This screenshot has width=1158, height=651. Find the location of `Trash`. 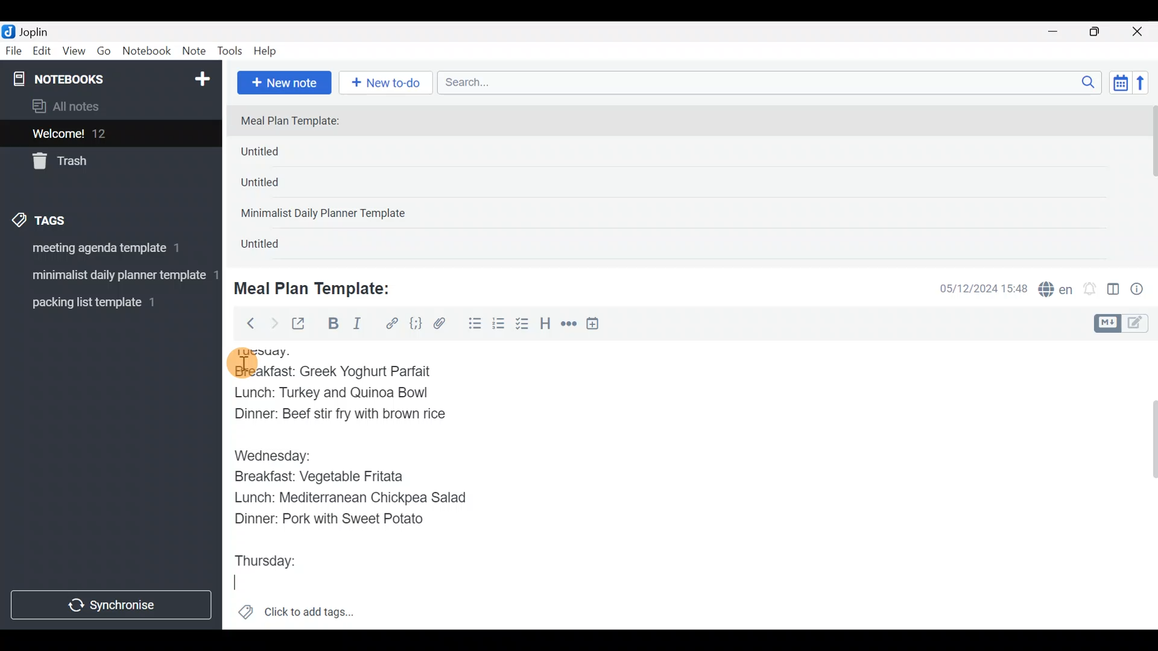

Trash is located at coordinates (104, 162).